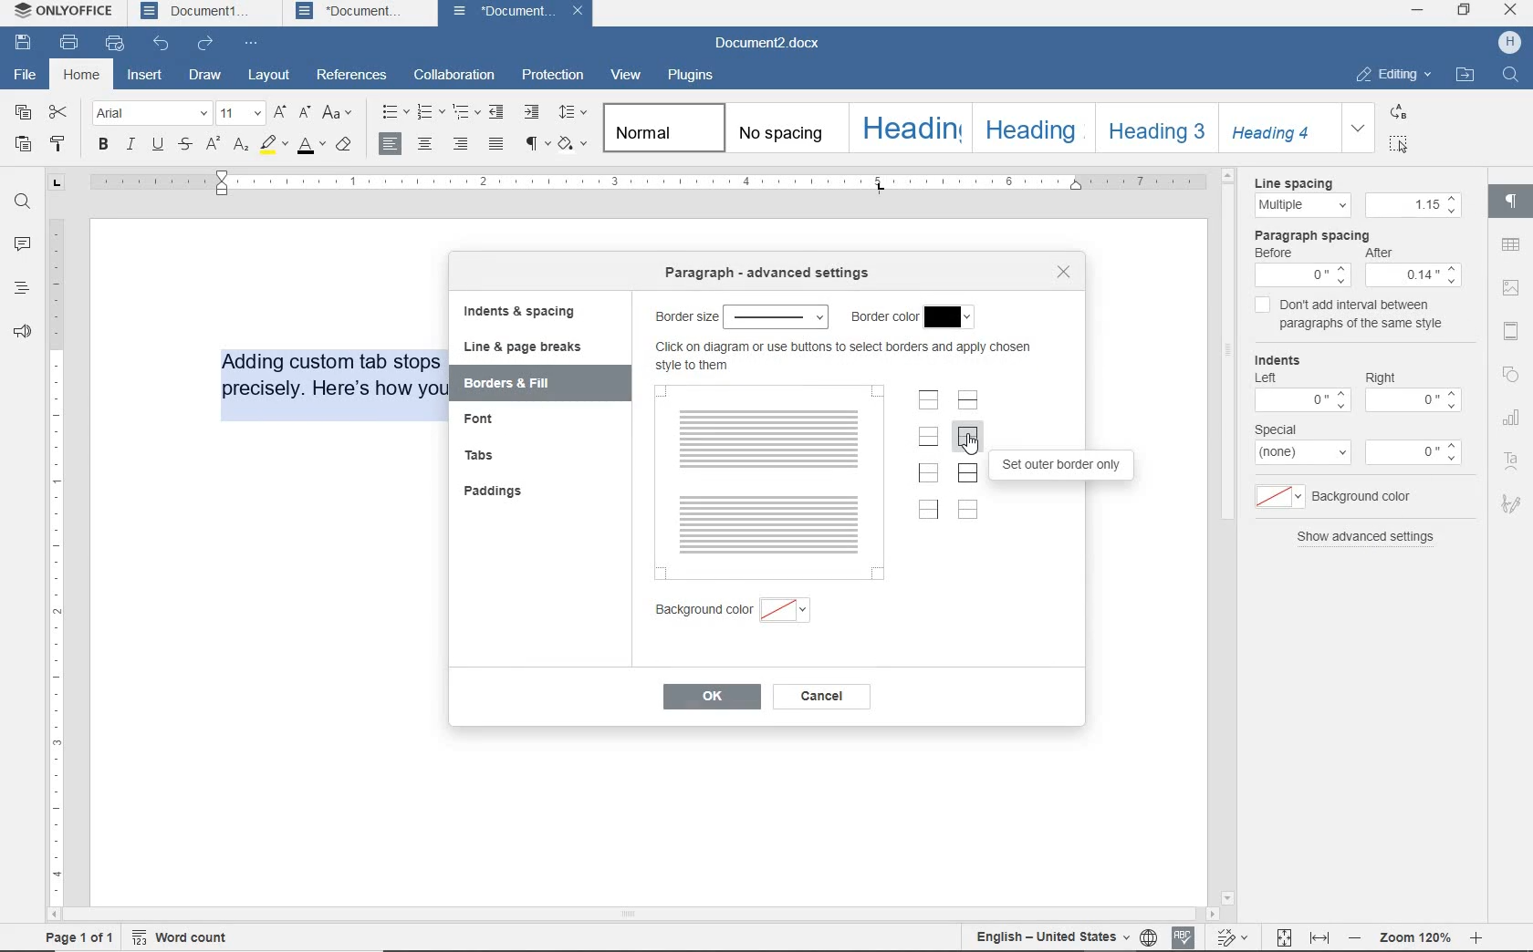 This screenshot has width=1533, height=952. I want to click on don't add interval between paragraphs of the same style, so click(1367, 315).